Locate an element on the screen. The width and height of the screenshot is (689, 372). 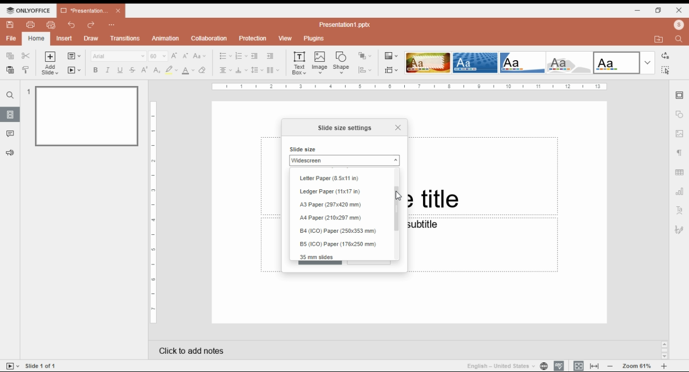
line spacing is located at coordinates (257, 70).